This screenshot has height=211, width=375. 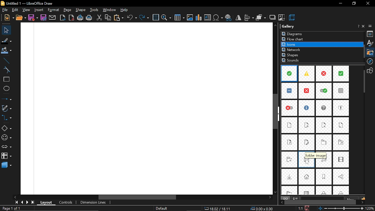 What do you see at coordinates (364, 26) in the screenshot?
I see `close` at bounding box center [364, 26].